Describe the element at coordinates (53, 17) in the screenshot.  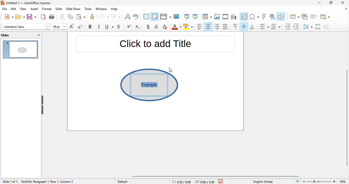
I see `print` at that location.